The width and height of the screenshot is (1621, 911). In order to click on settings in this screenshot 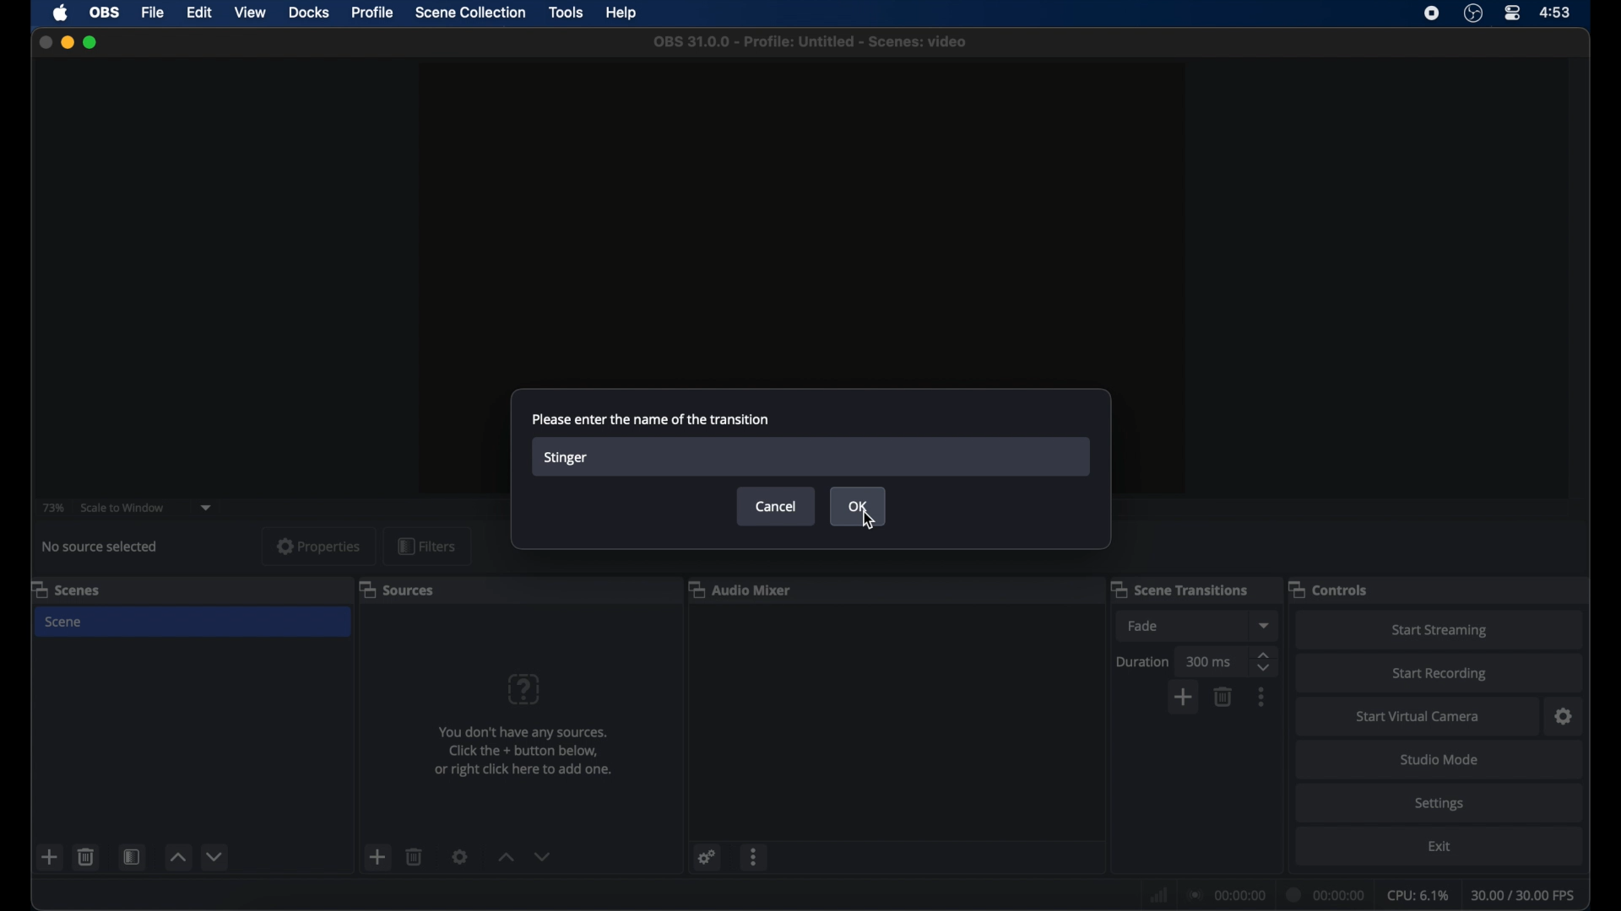, I will do `click(707, 857)`.